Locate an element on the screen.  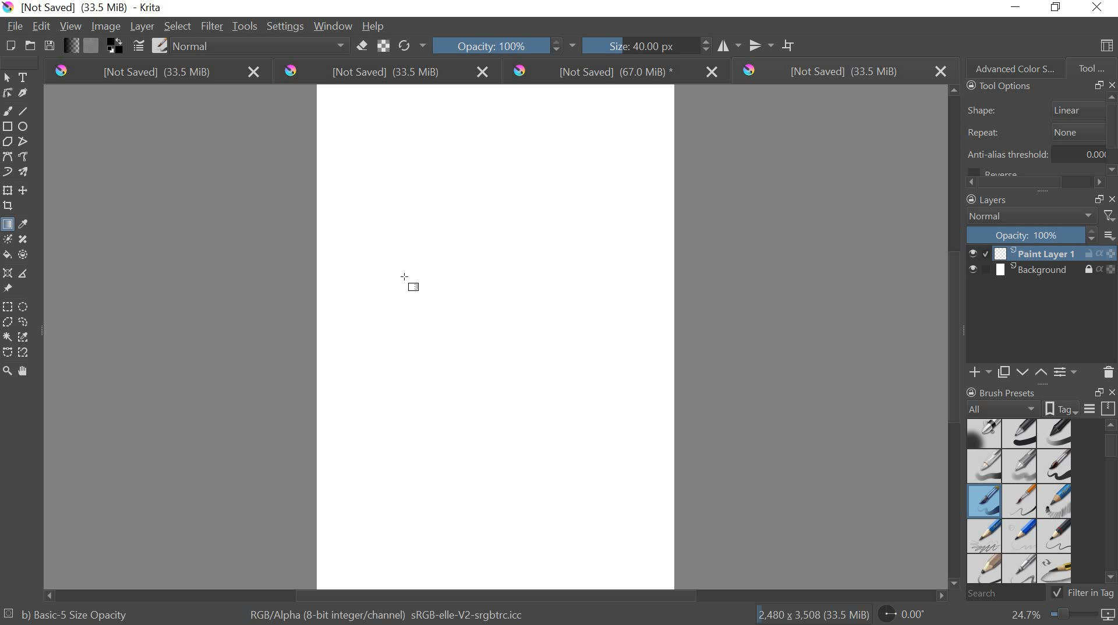
calligraphic tool is located at coordinates (26, 93).